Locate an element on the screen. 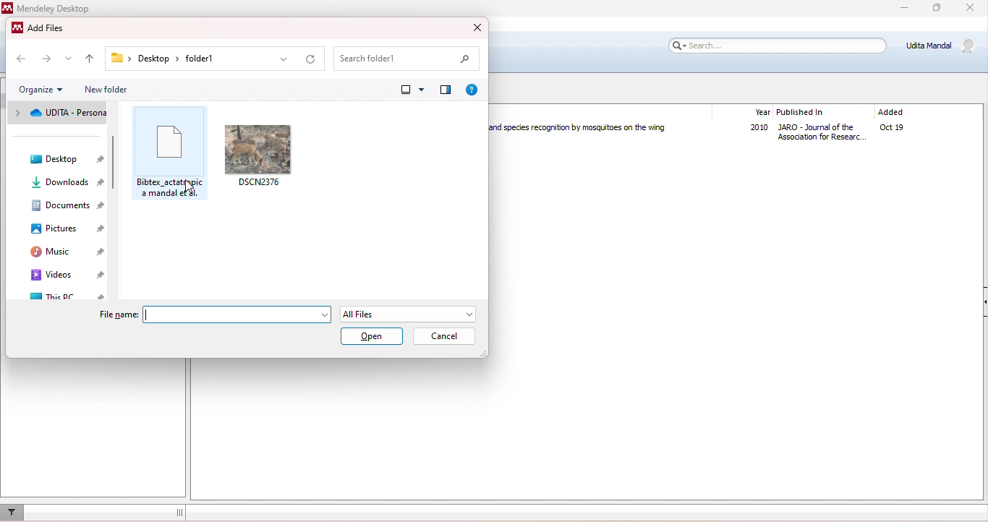  Change dimension of window is located at coordinates (483, 354).